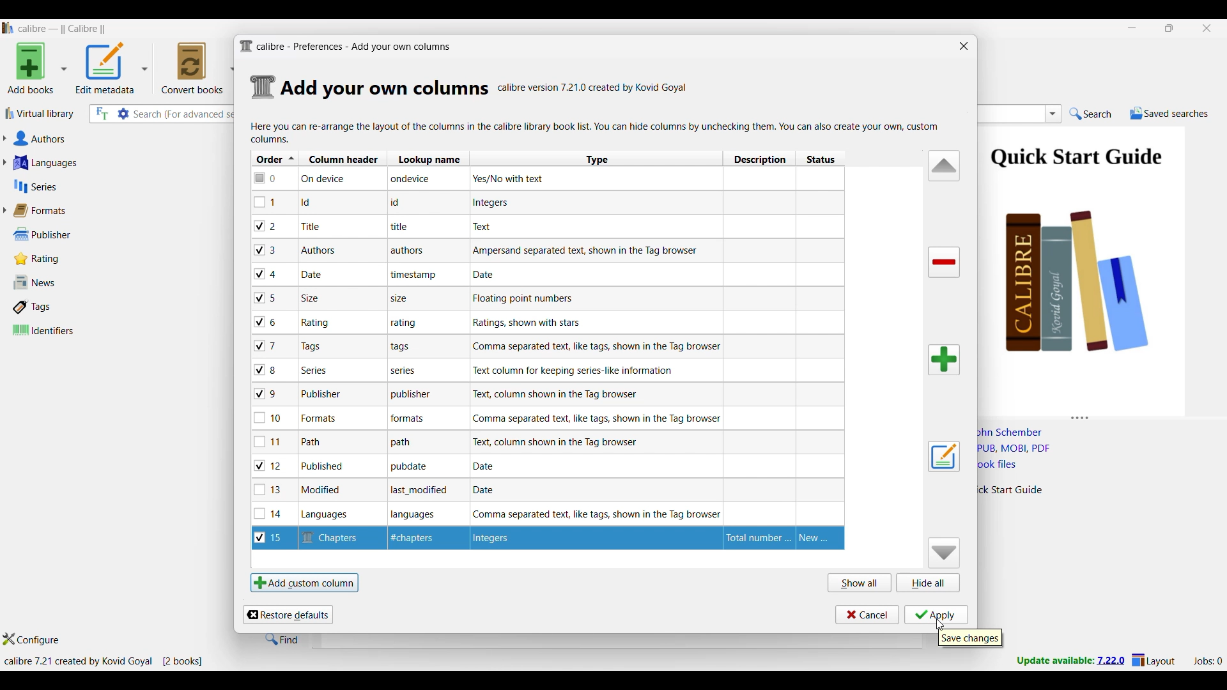 This screenshot has height=690, width=1227. I want to click on Formats, so click(45, 210).